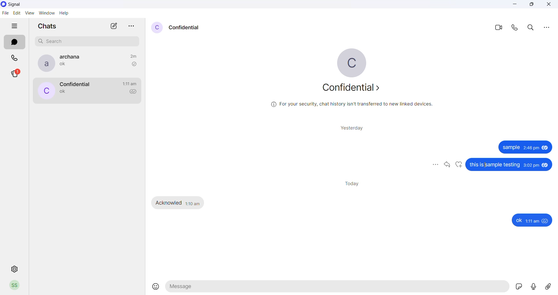 The height and width of the screenshot is (295, 558). Describe the element at coordinates (133, 55) in the screenshot. I see `time passed since last message` at that location.